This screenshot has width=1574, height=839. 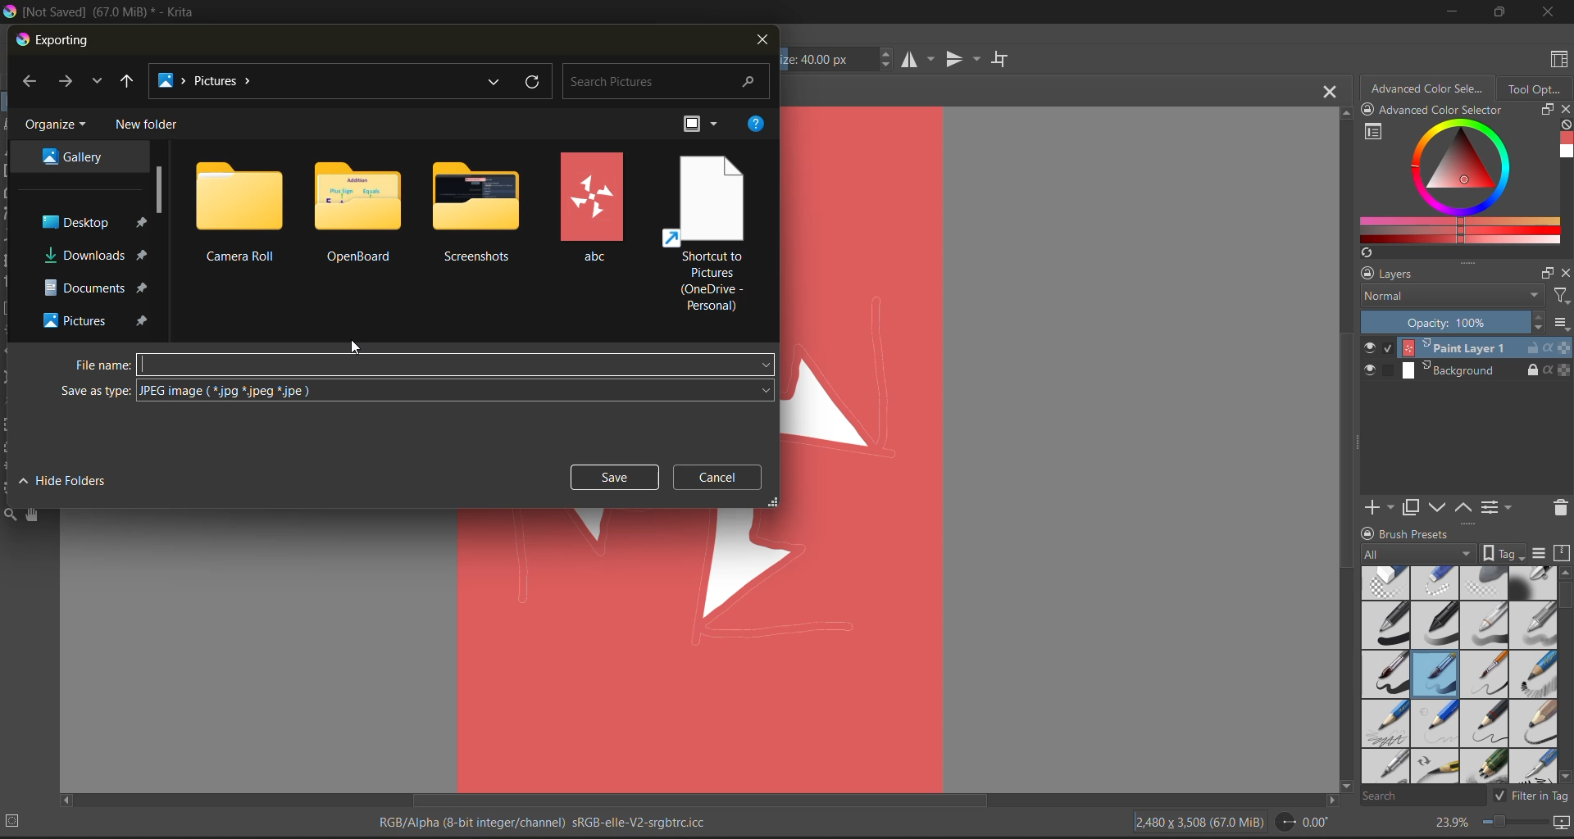 I want to click on hide folders, so click(x=61, y=483).